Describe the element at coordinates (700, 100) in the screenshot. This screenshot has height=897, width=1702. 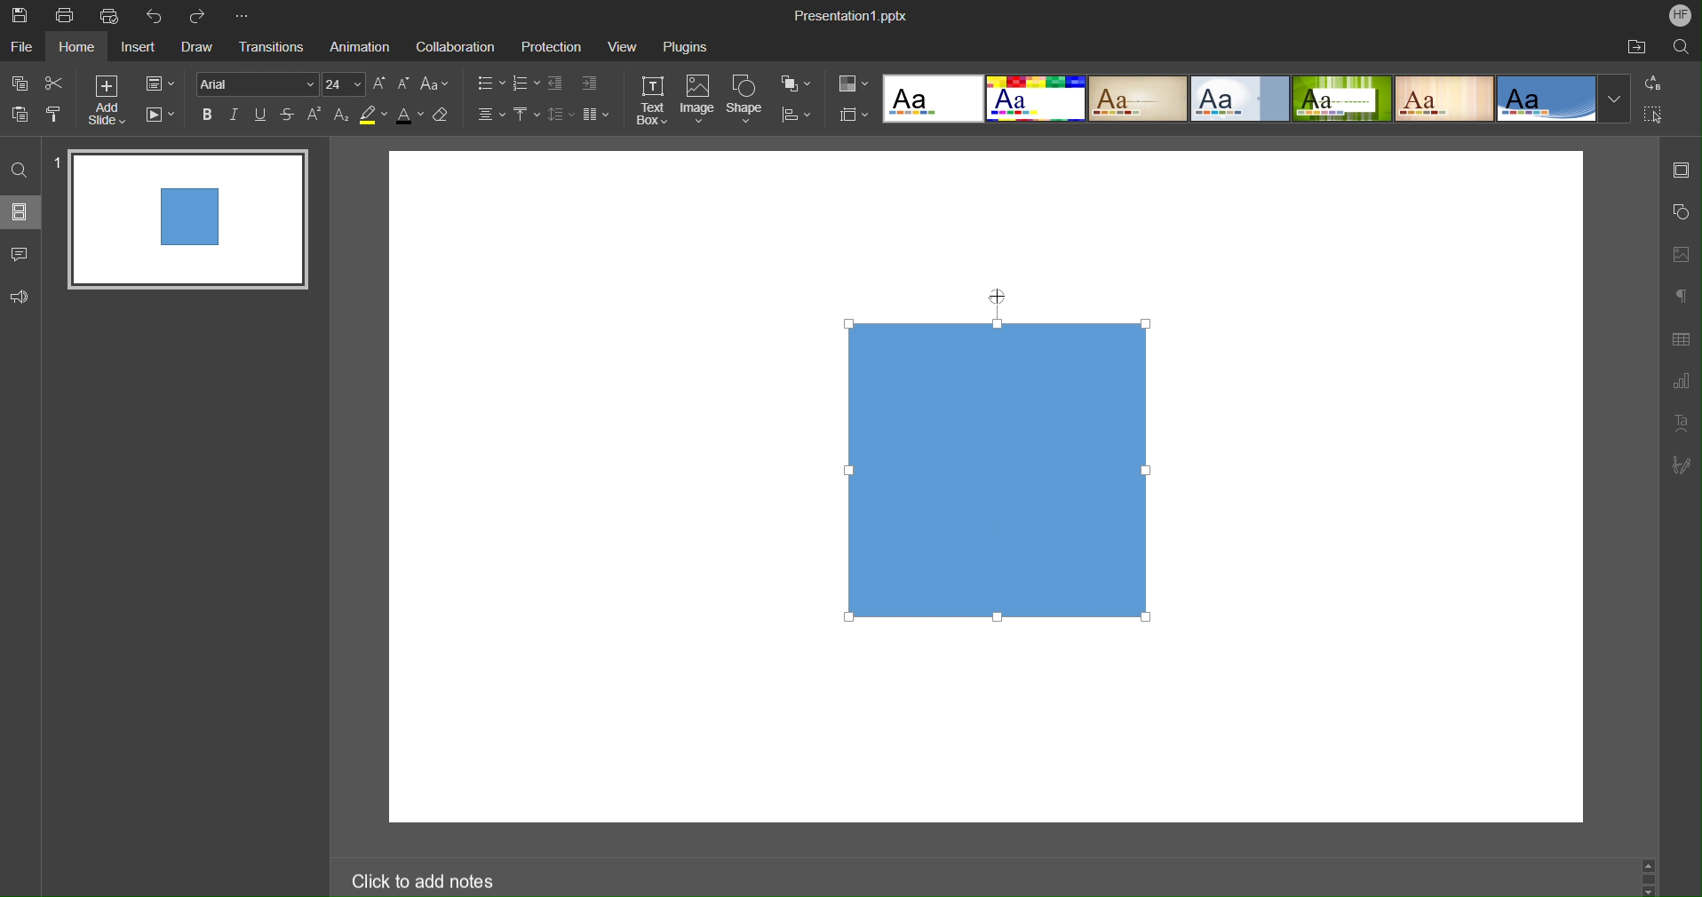
I see `Image` at that location.